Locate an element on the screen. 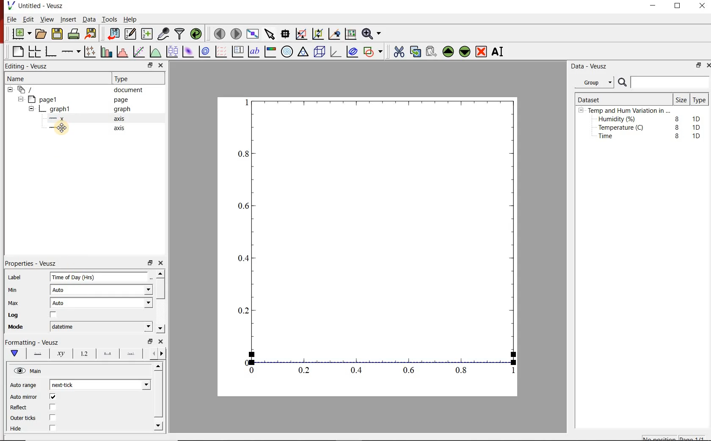  plot a vector field is located at coordinates (221, 52).